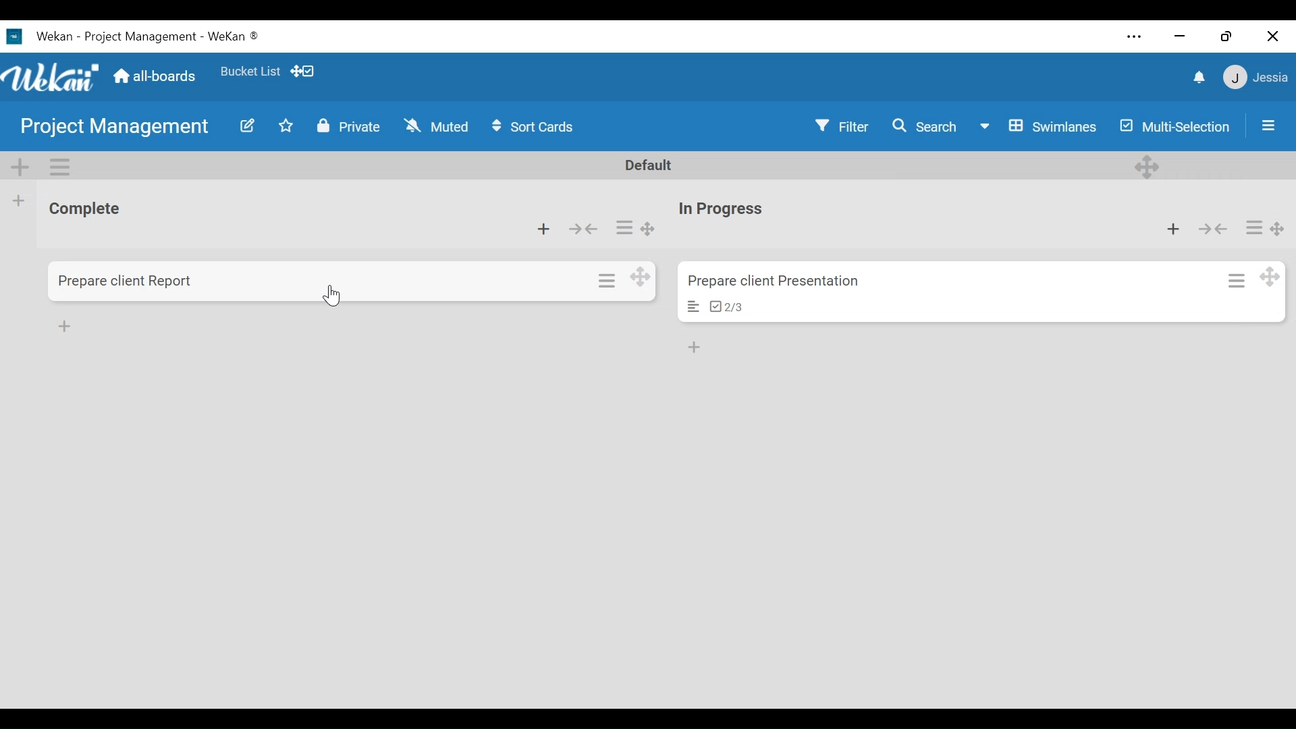 The height and width of the screenshot is (729, 1296). I want to click on Cursor, so click(335, 296).